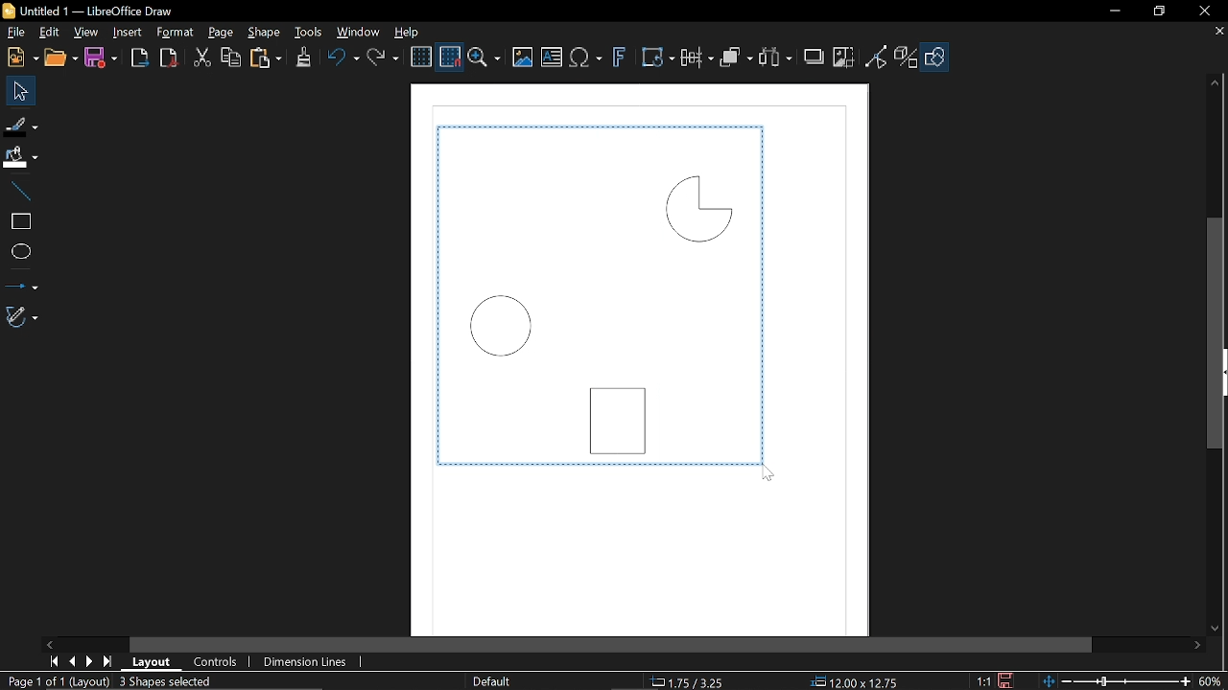 The image size is (1228, 690). Describe the element at coordinates (302, 57) in the screenshot. I see `Clone` at that location.